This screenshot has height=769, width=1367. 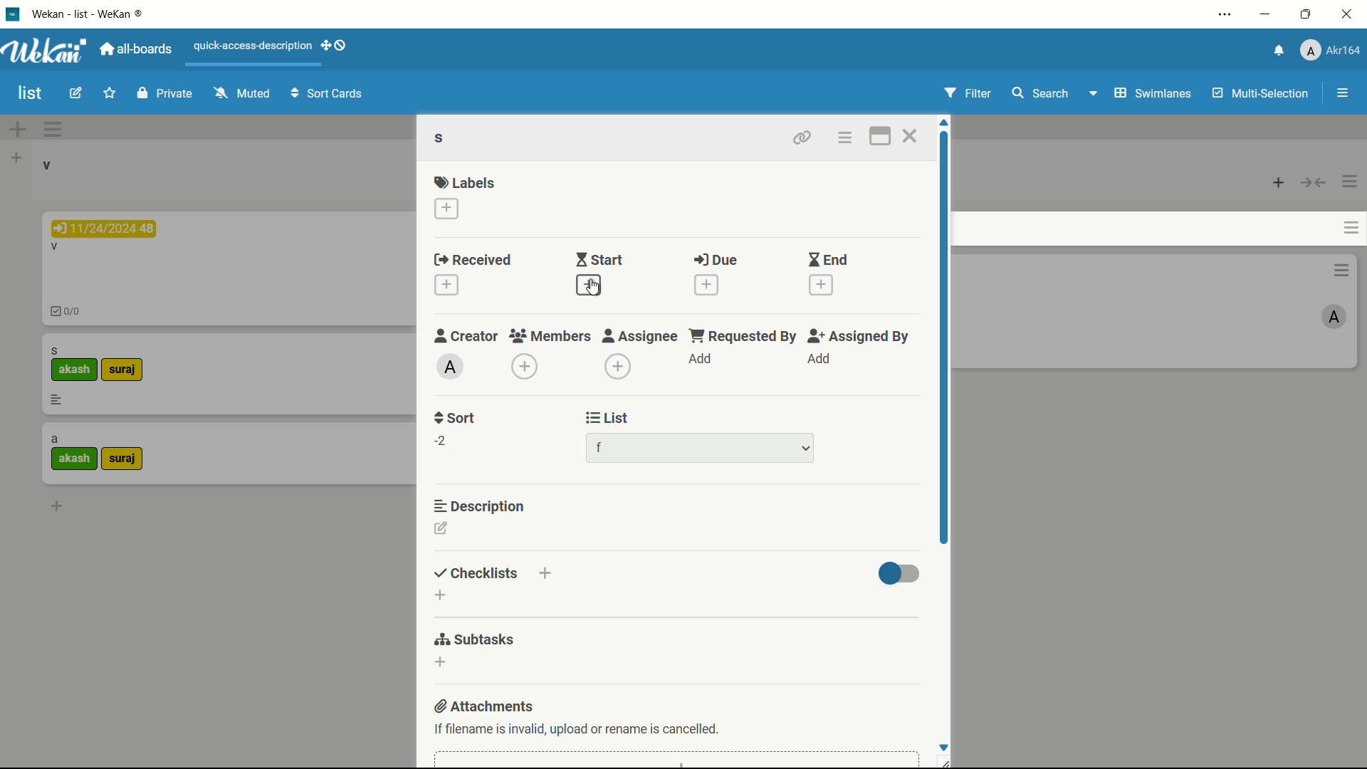 I want to click on label-1, so click(x=75, y=370).